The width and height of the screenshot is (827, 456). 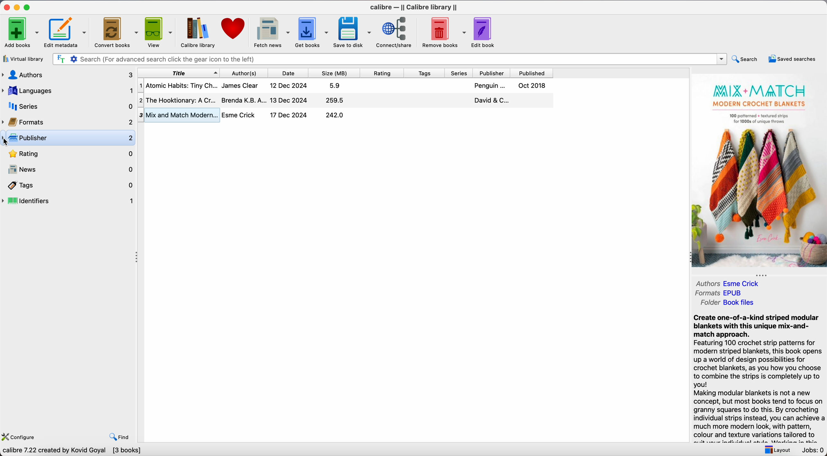 What do you see at coordinates (291, 73) in the screenshot?
I see `date` at bounding box center [291, 73].